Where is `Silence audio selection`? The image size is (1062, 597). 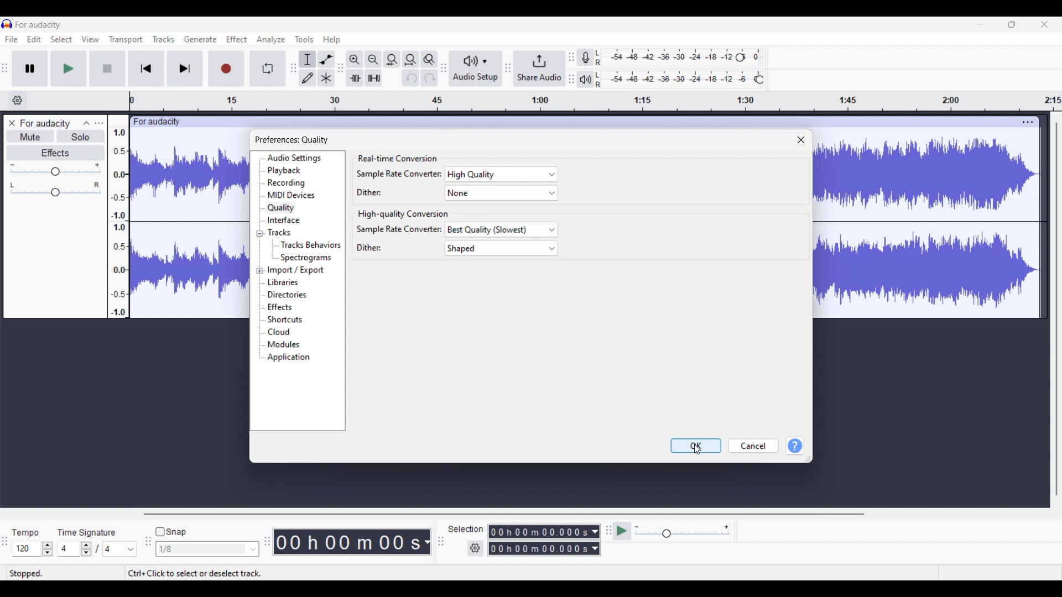 Silence audio selection is located at coordinates (374, 78).